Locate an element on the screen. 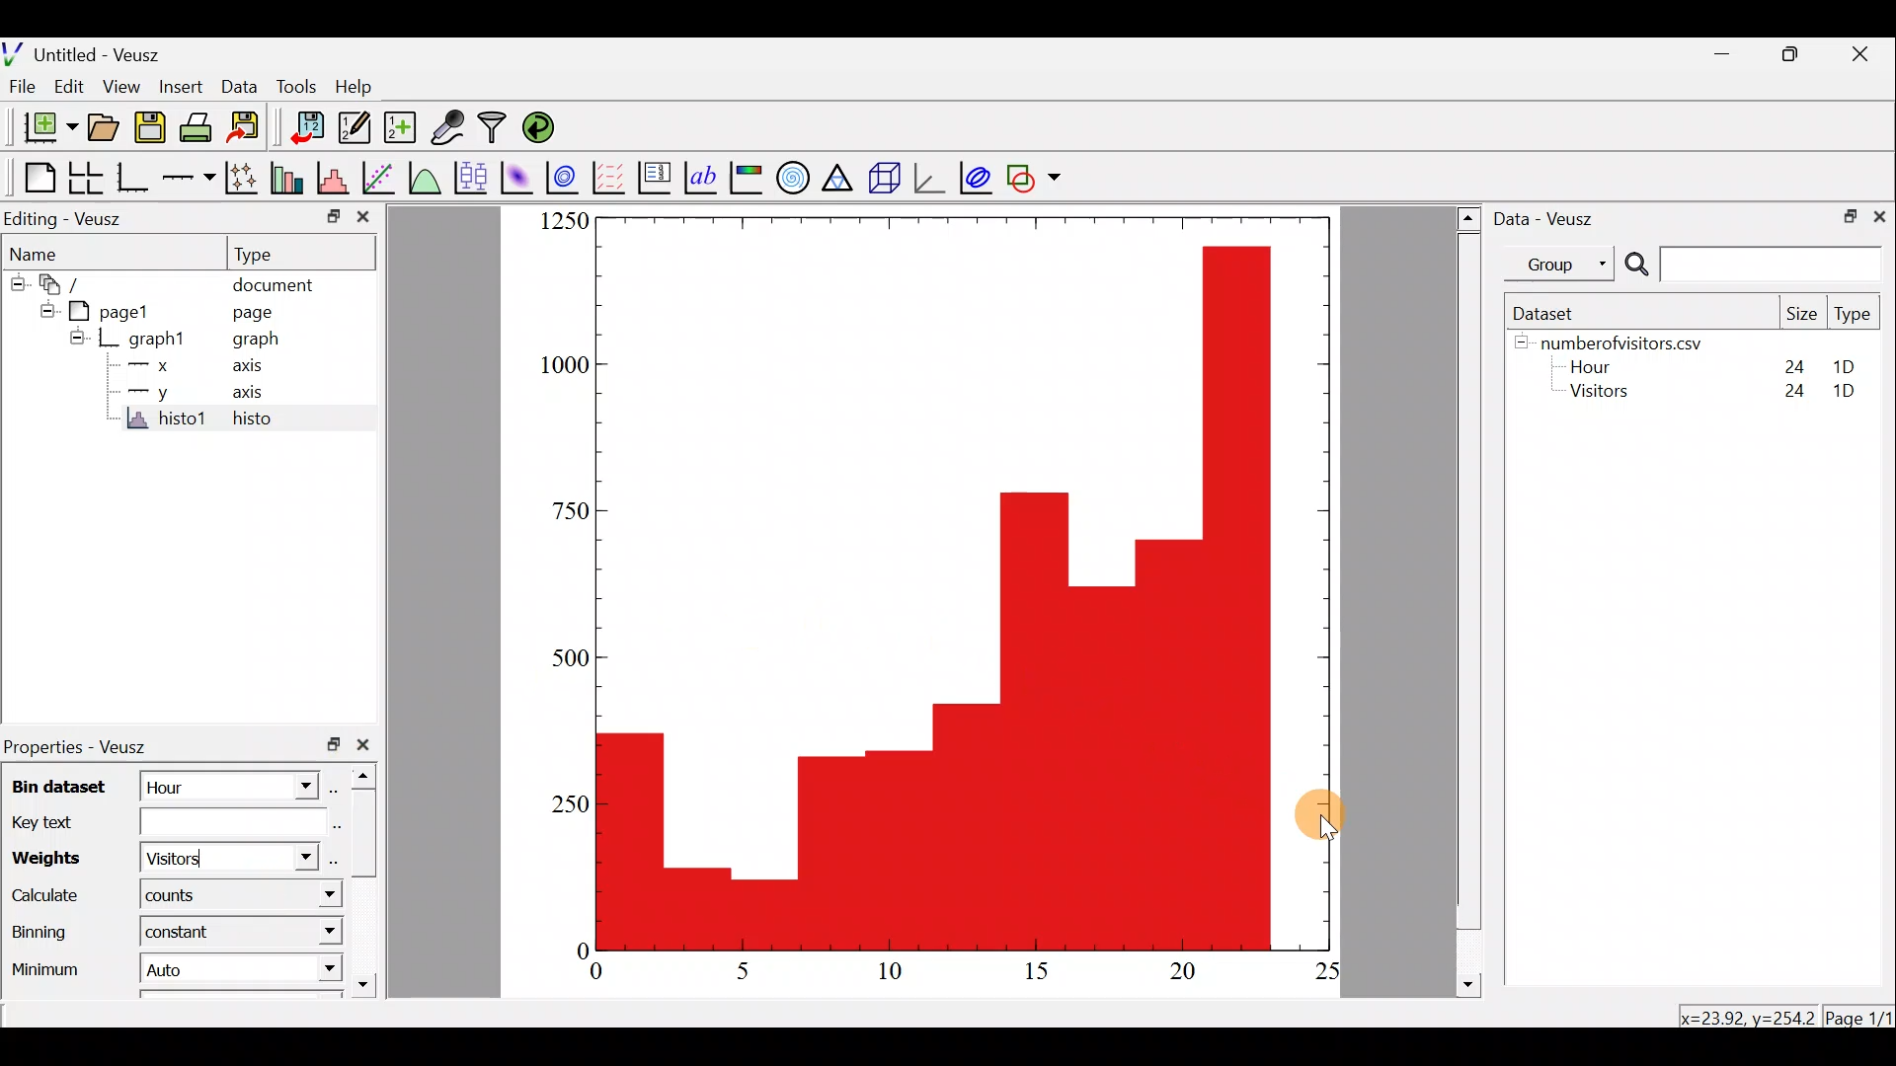  Histogram is located at coordinates (955, 586).